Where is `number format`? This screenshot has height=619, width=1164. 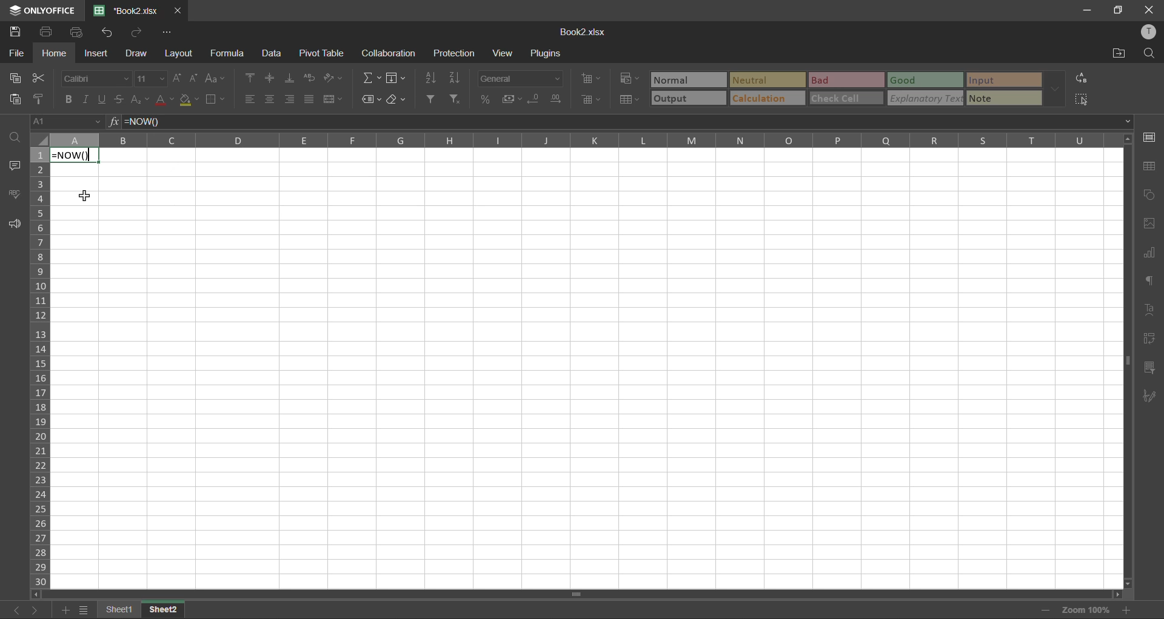
number format is located at coordinates (521, 79).